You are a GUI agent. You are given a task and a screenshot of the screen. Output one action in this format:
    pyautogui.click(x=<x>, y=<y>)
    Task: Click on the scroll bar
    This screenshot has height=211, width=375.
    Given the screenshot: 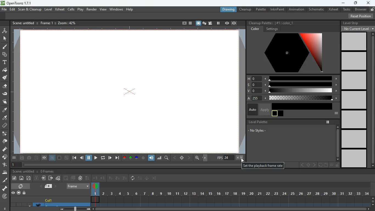 What is the action you would take?
    pyautogui.click(x=373, y=202)
    